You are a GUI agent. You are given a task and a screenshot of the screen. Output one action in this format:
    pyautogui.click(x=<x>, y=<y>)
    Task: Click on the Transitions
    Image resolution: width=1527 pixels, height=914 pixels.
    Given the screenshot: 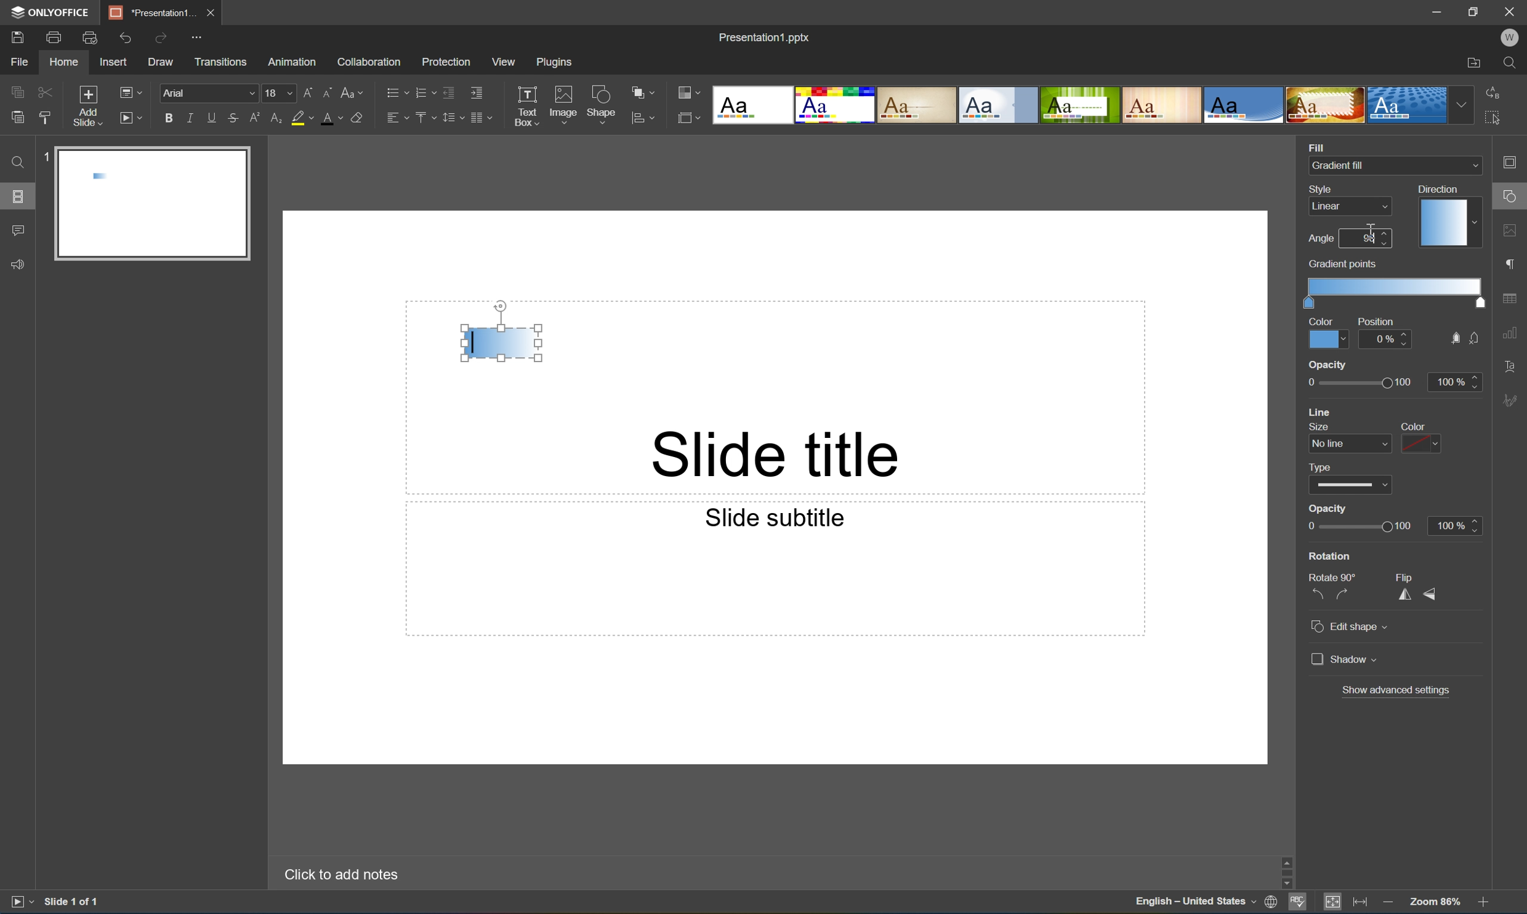 What is the action you would take?
    pyautogui.click(x=220, y=61)
    